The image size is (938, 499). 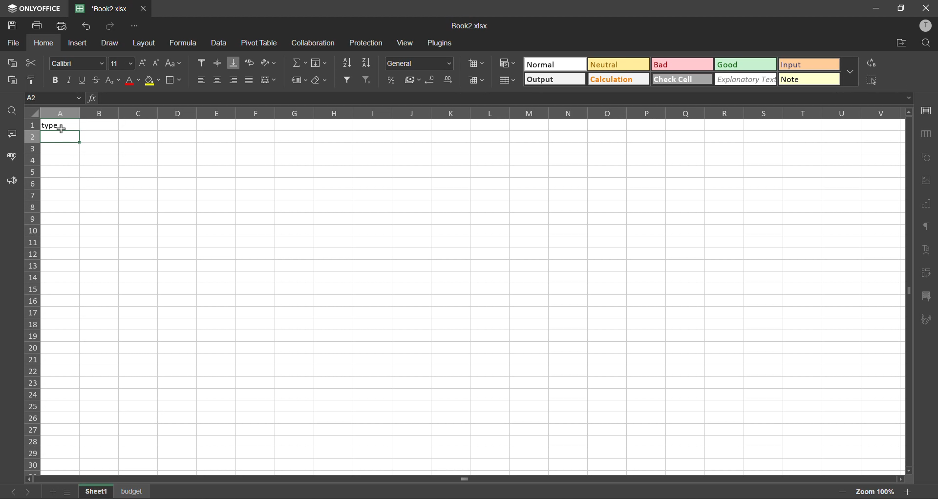 I want to click on type, so click(x=64, y=126).